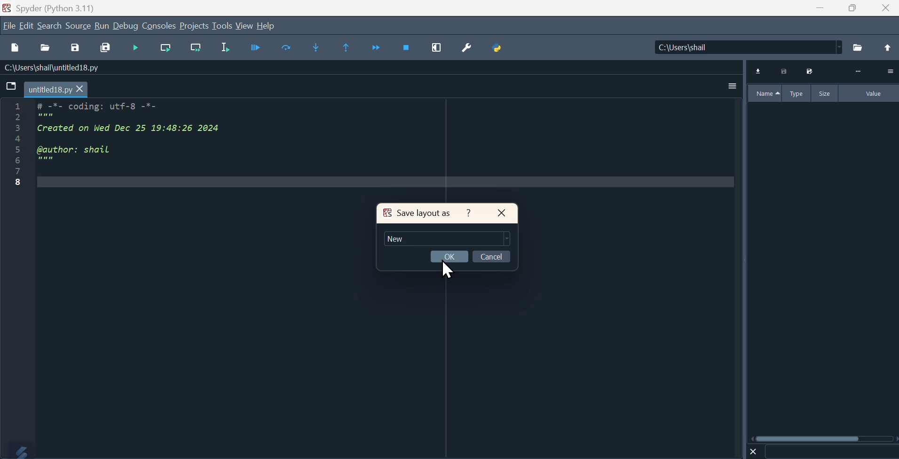  I want to click on Debugger, so click(255, 47).